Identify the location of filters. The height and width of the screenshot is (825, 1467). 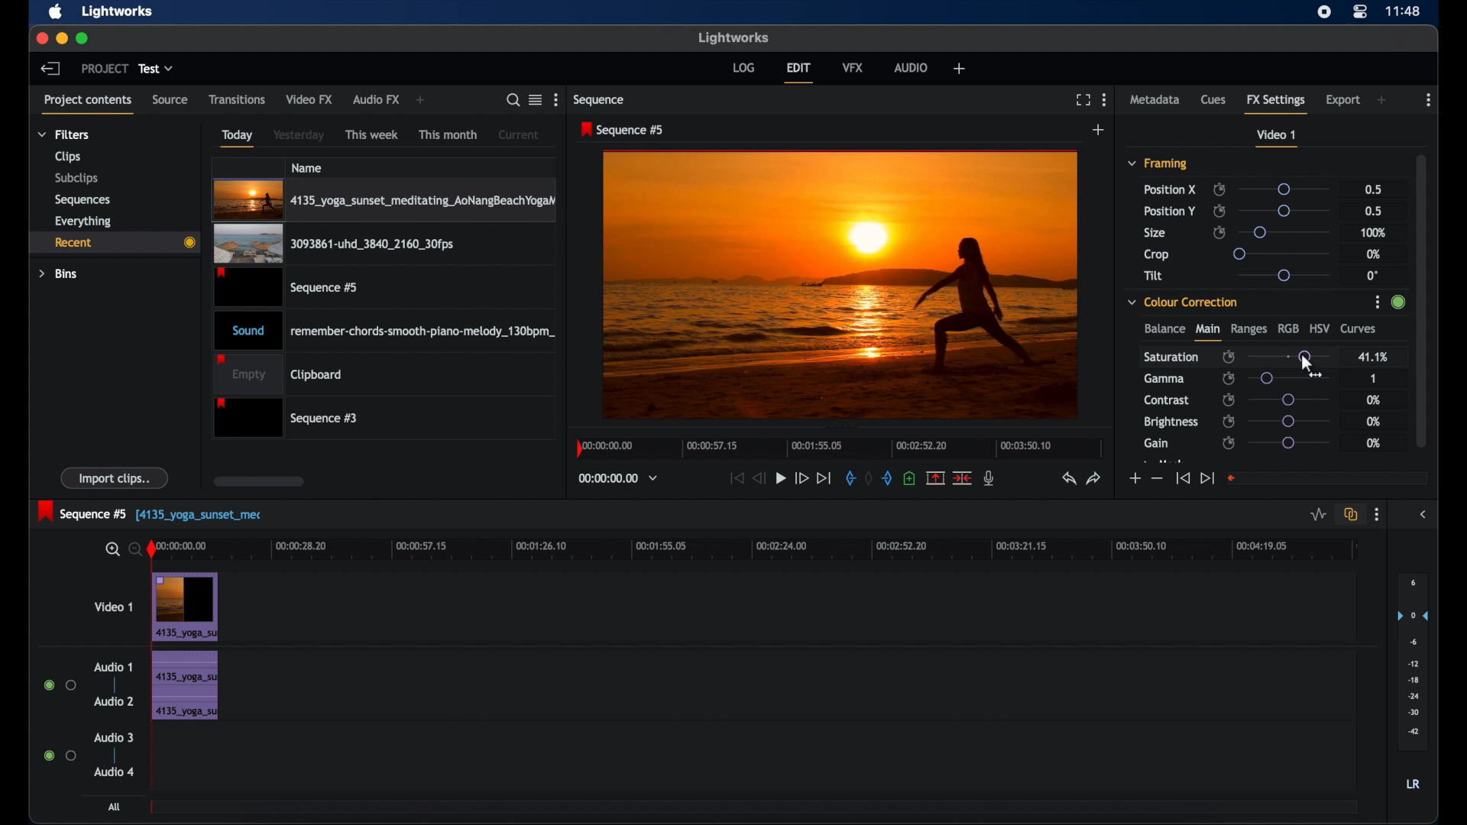
(63, 134).